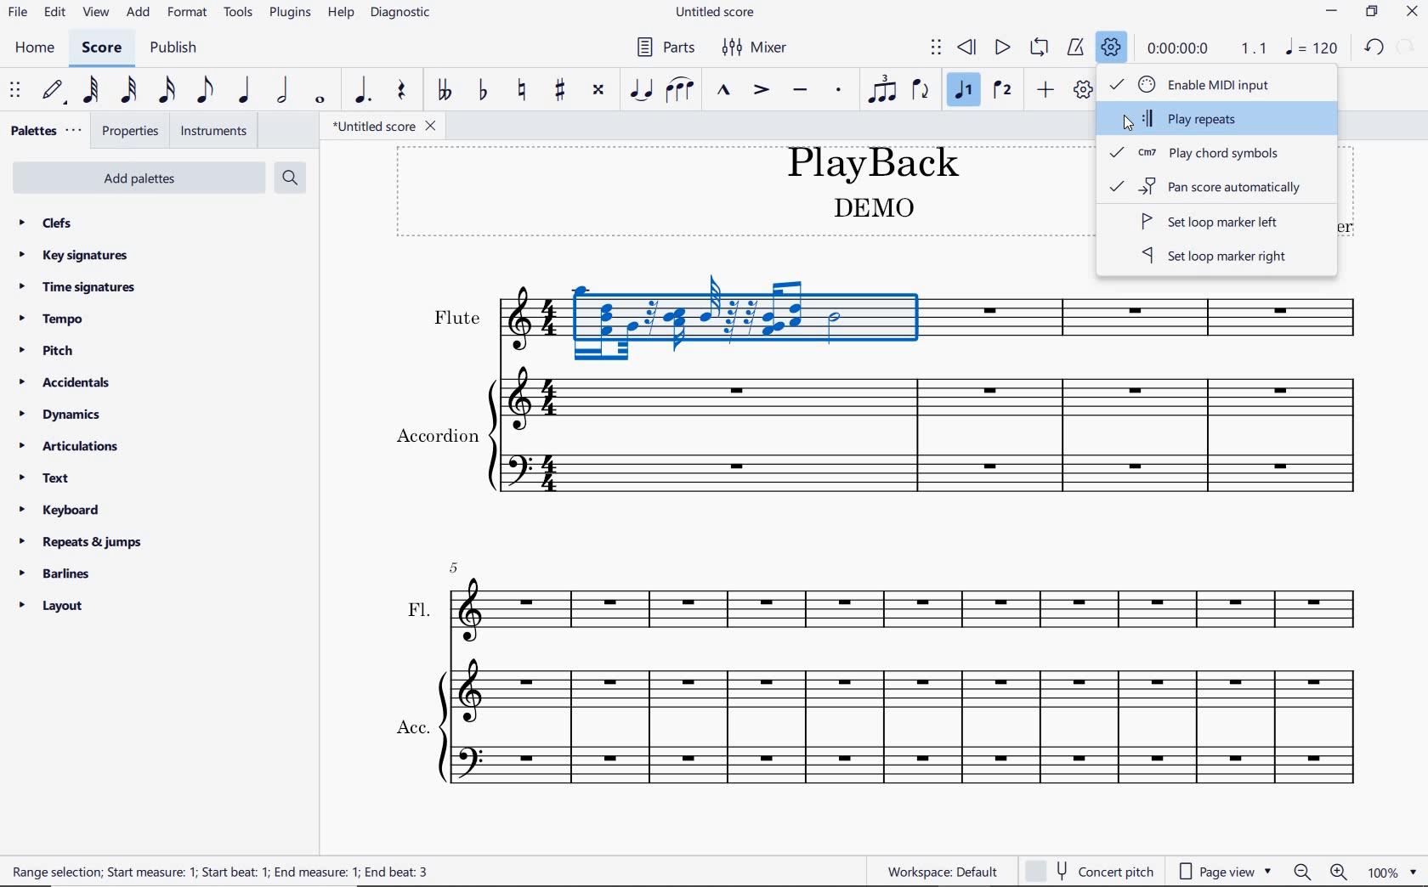 The height and width of the screenshot is (887, 1428). I want to click on playback time, so click(1176, 48).